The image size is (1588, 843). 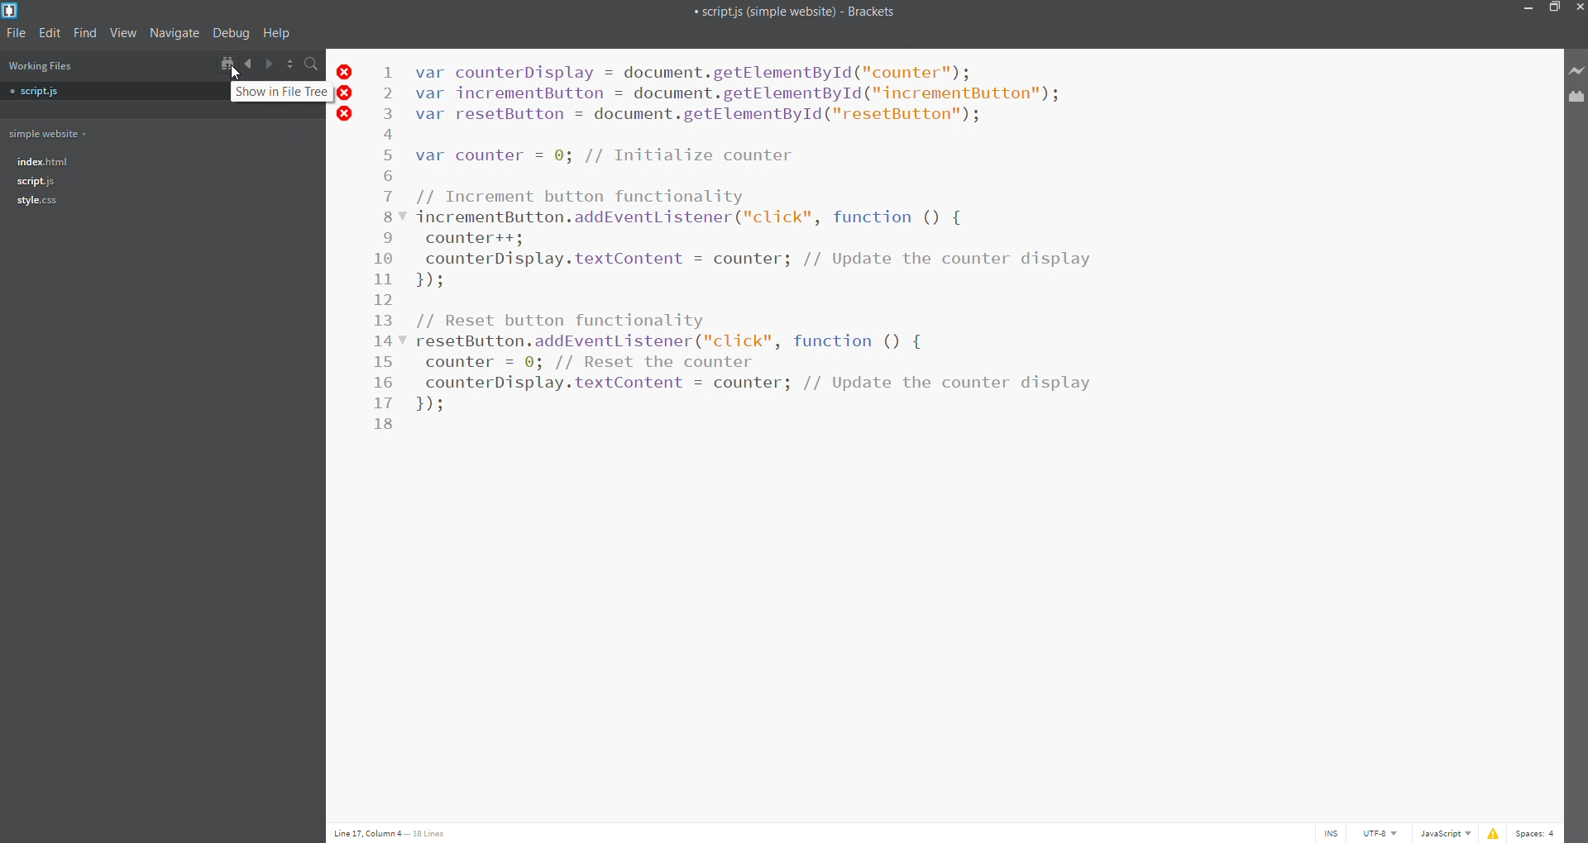 What do you see at coordinates (289, 64) in the screenshot?
I see `split horizontally/vertically` at bounding box center [289, 64].